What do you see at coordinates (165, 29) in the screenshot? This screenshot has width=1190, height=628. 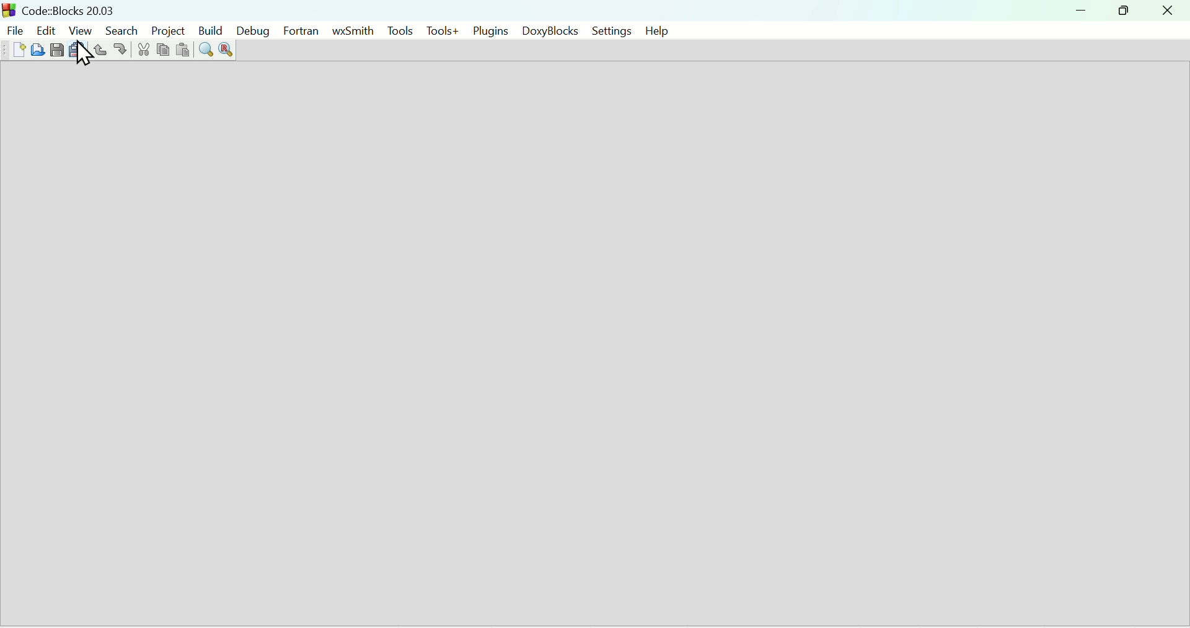 I see `Project` at bounding box center [165, 29].